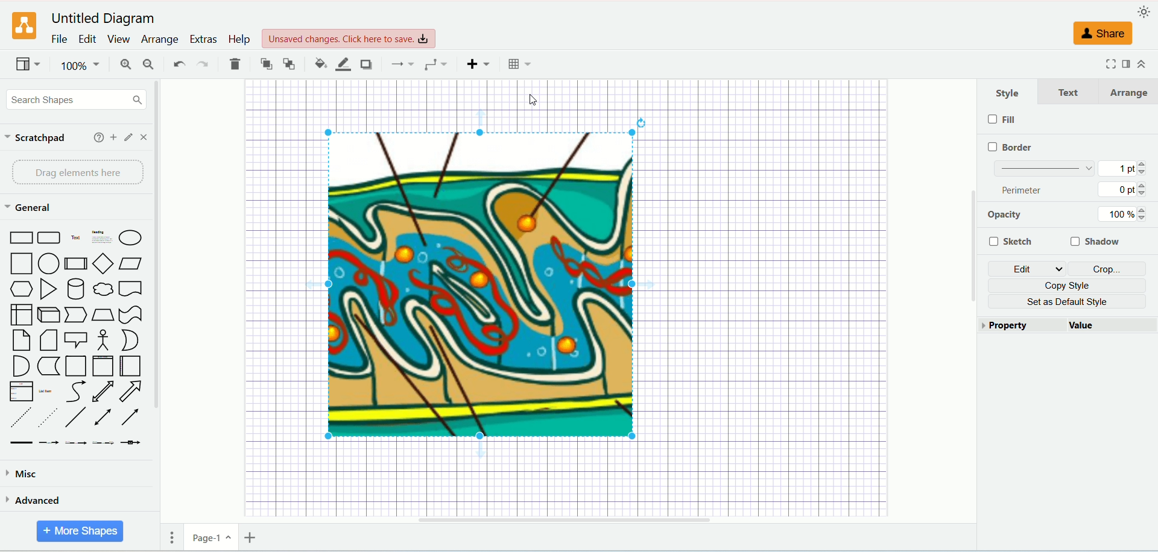 Image resolution: width=1158 pixels, height=552 pixels. I want to click on extras, so click(206, 39).